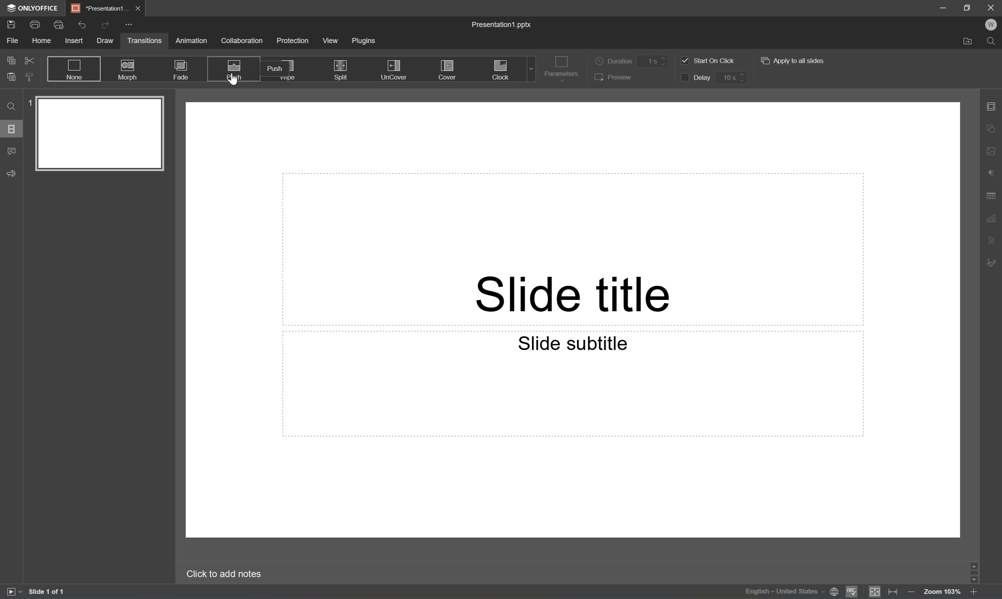 The image size is (1002, 599). What do you see at coordinates (943, 6) in the screenshot?
I see `Minimize` at bounding box center [943, 6].